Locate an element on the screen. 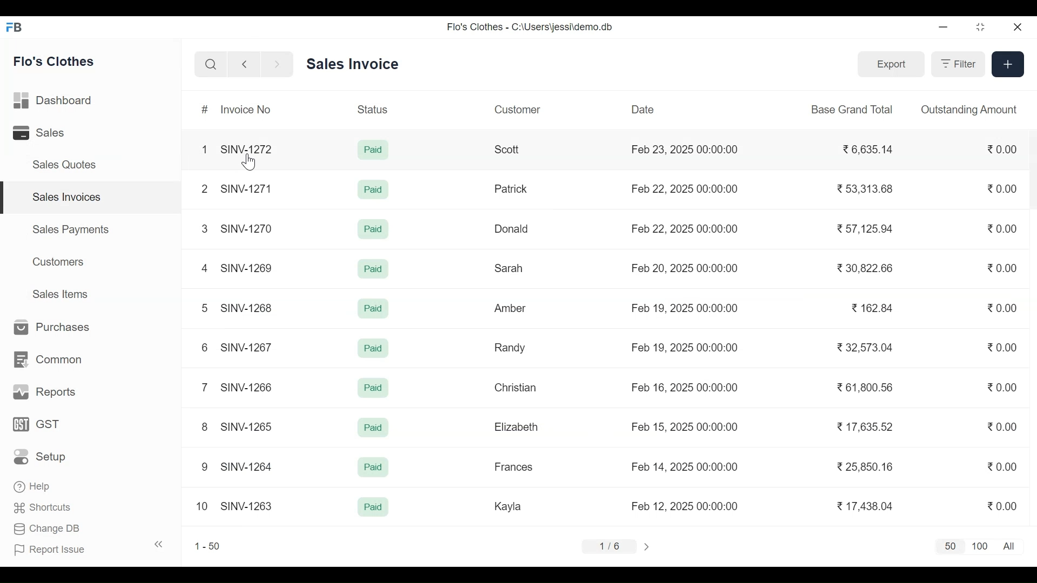 The image size is (1037, 583). Sarah is located at coordinates (507, 268).